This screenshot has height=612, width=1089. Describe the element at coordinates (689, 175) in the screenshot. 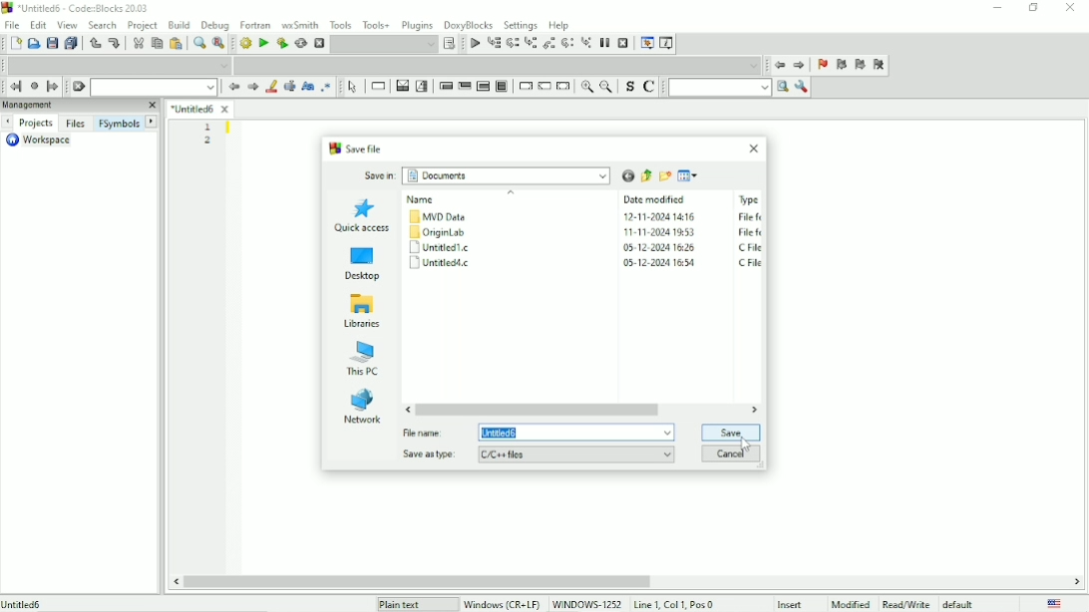

I see `View menu` at that location.